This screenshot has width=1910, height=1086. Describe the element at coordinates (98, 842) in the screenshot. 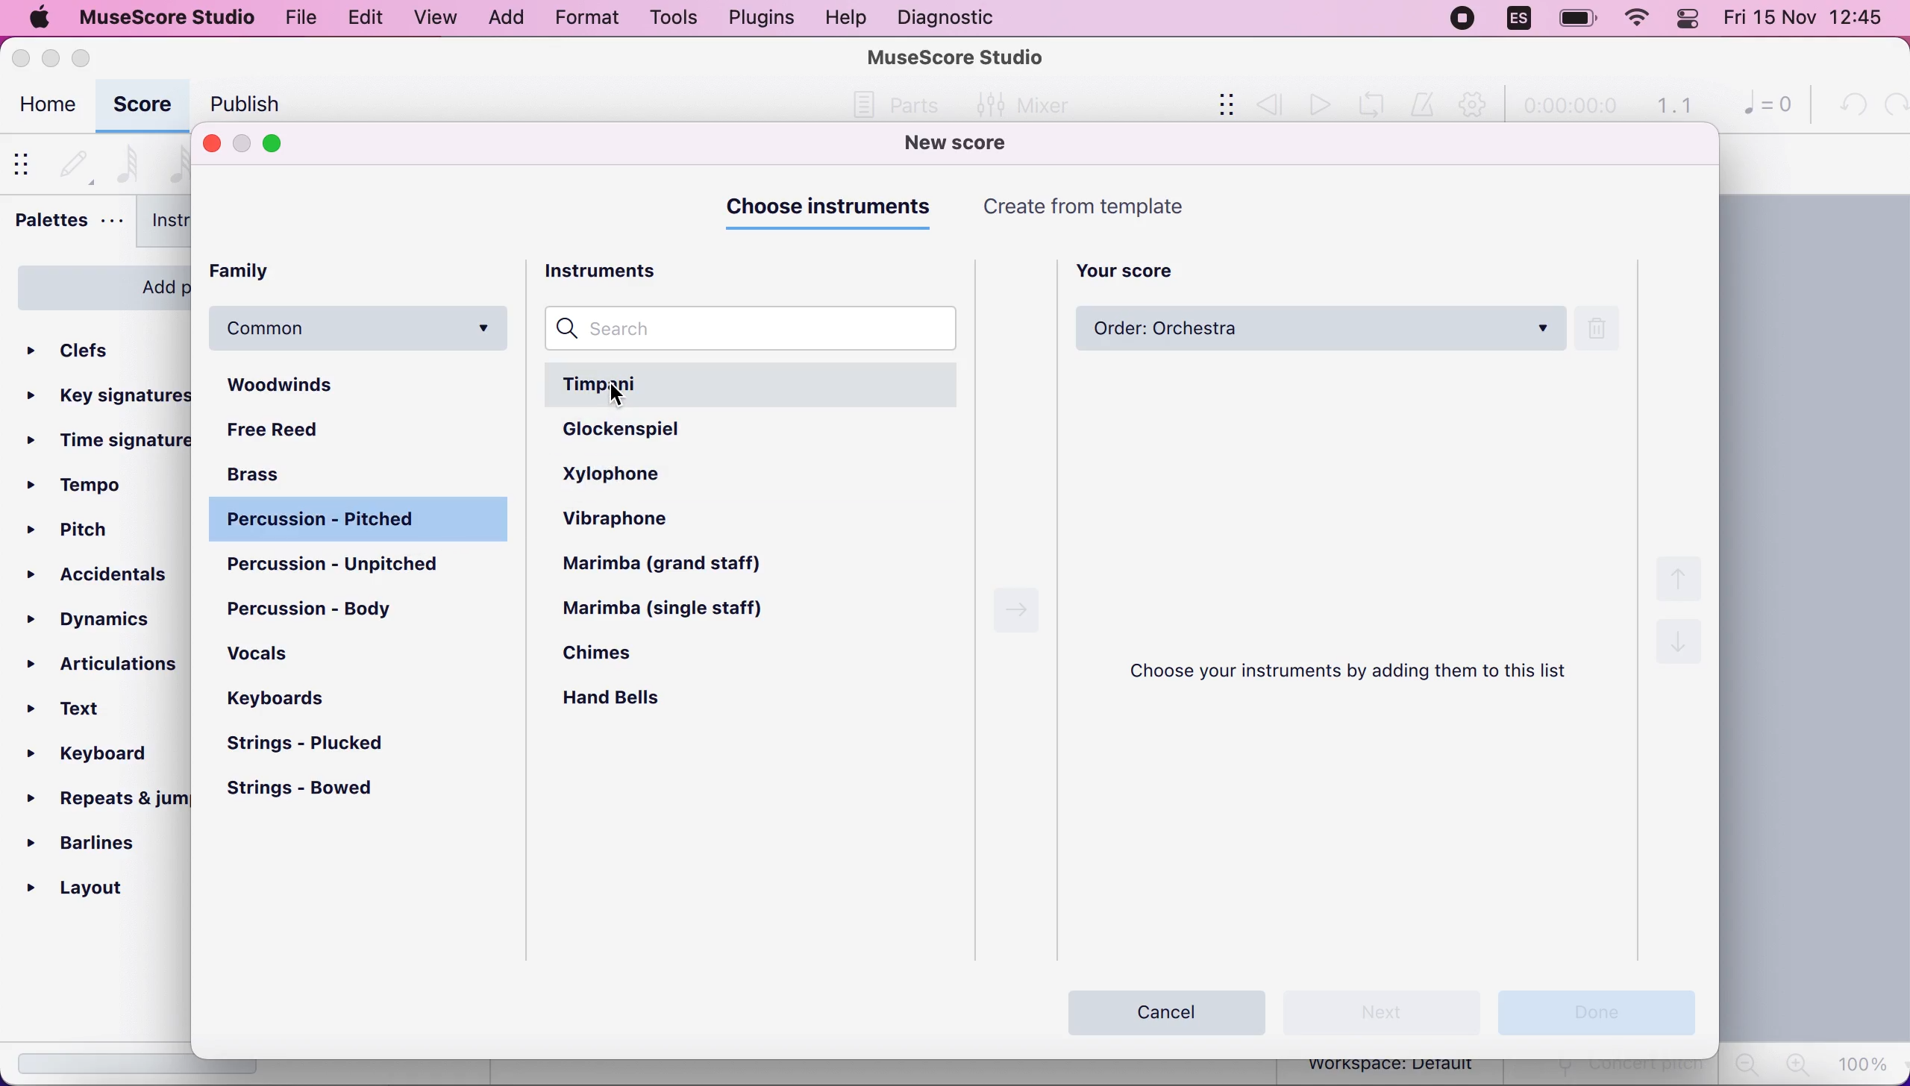

I see `barlines` at that location.